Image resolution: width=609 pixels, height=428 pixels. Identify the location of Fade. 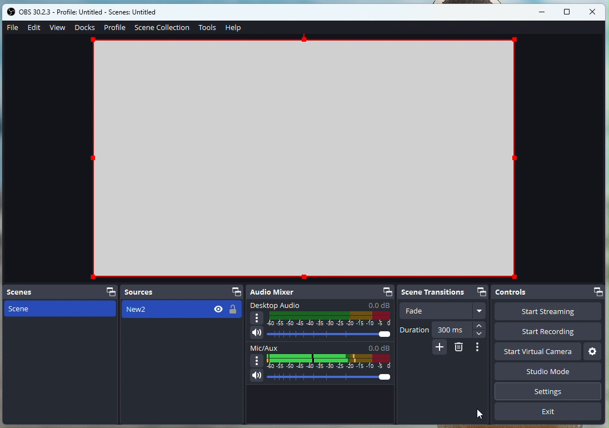
(437, 311).